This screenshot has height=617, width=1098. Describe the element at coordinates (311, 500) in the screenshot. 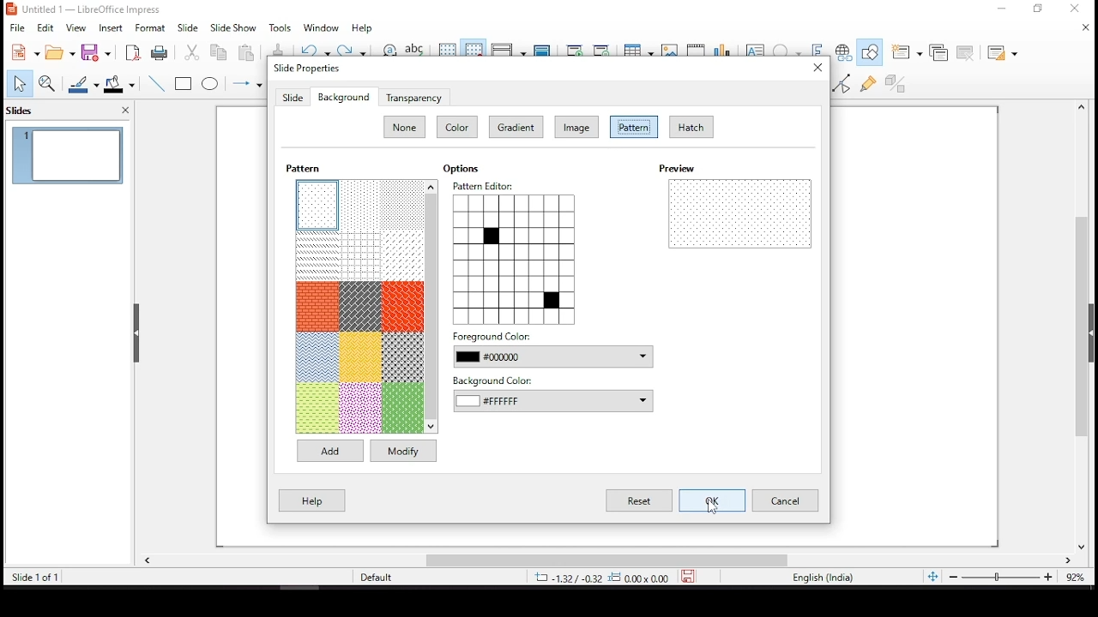

I see `help` at that location.